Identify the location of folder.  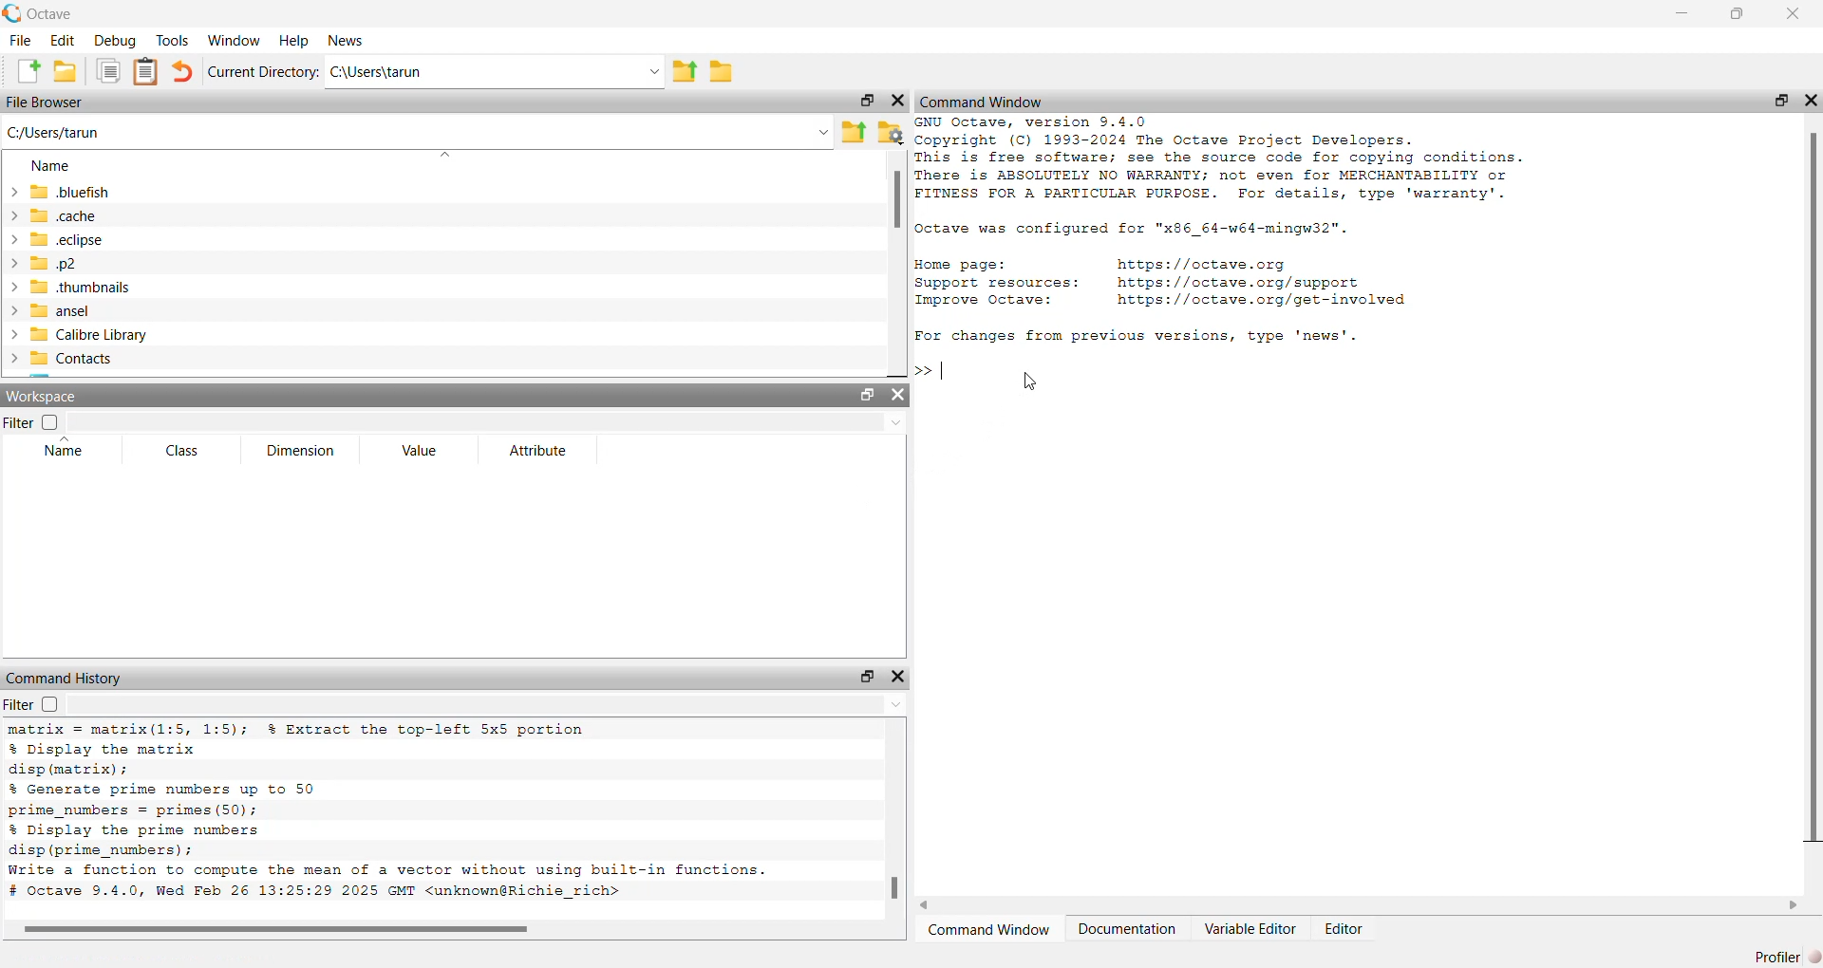
(722, 72).